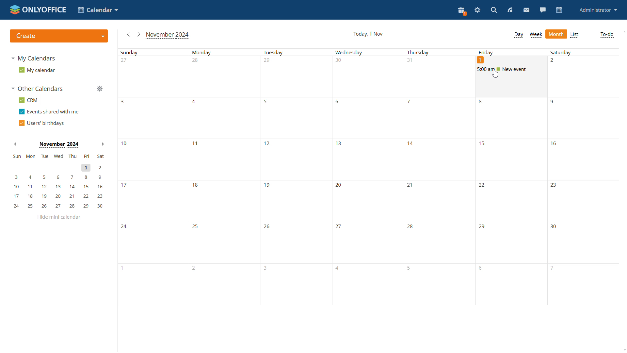 The image size is (627, 353). Describe the element at coordinates (462, 11) in the screenshot. I see `present` at that location.